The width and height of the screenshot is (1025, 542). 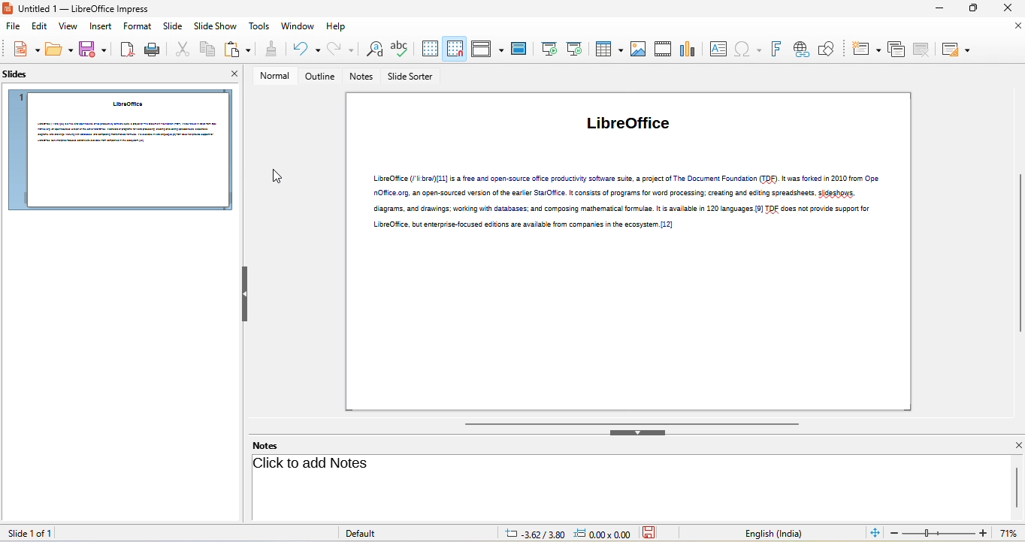 I want to click on window, so click(x=297, y=26).